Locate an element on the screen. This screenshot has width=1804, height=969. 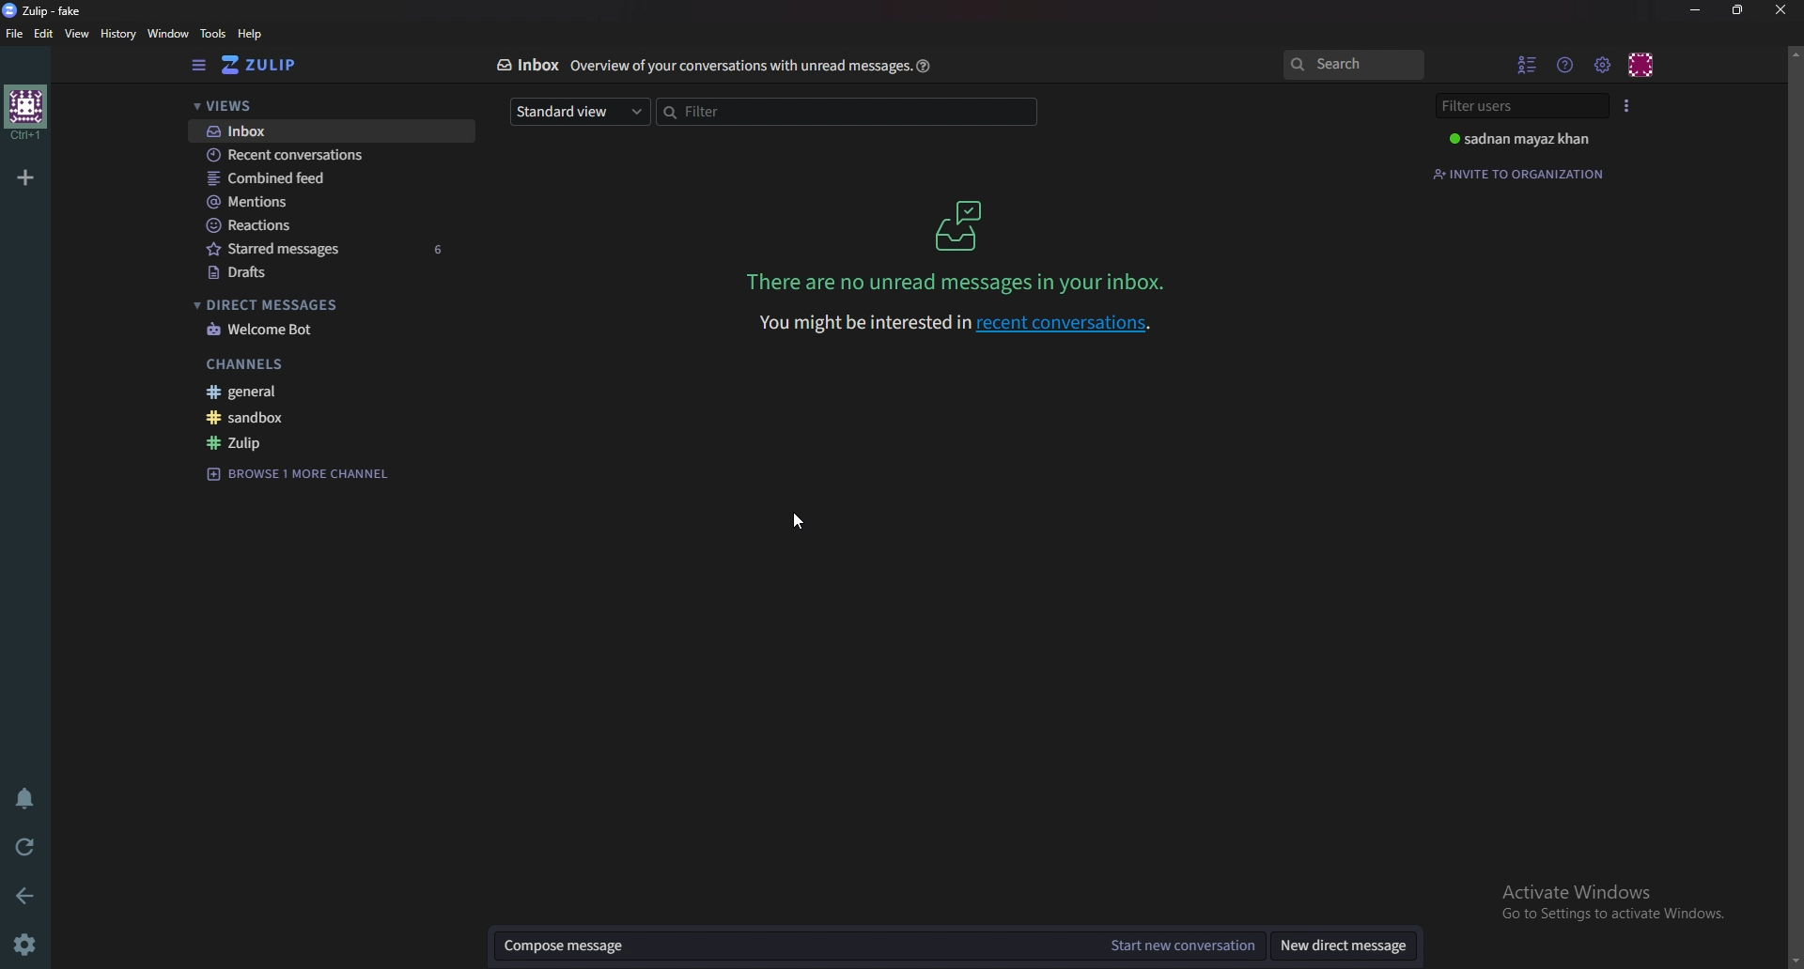
help is located at coordinates (250, 34).